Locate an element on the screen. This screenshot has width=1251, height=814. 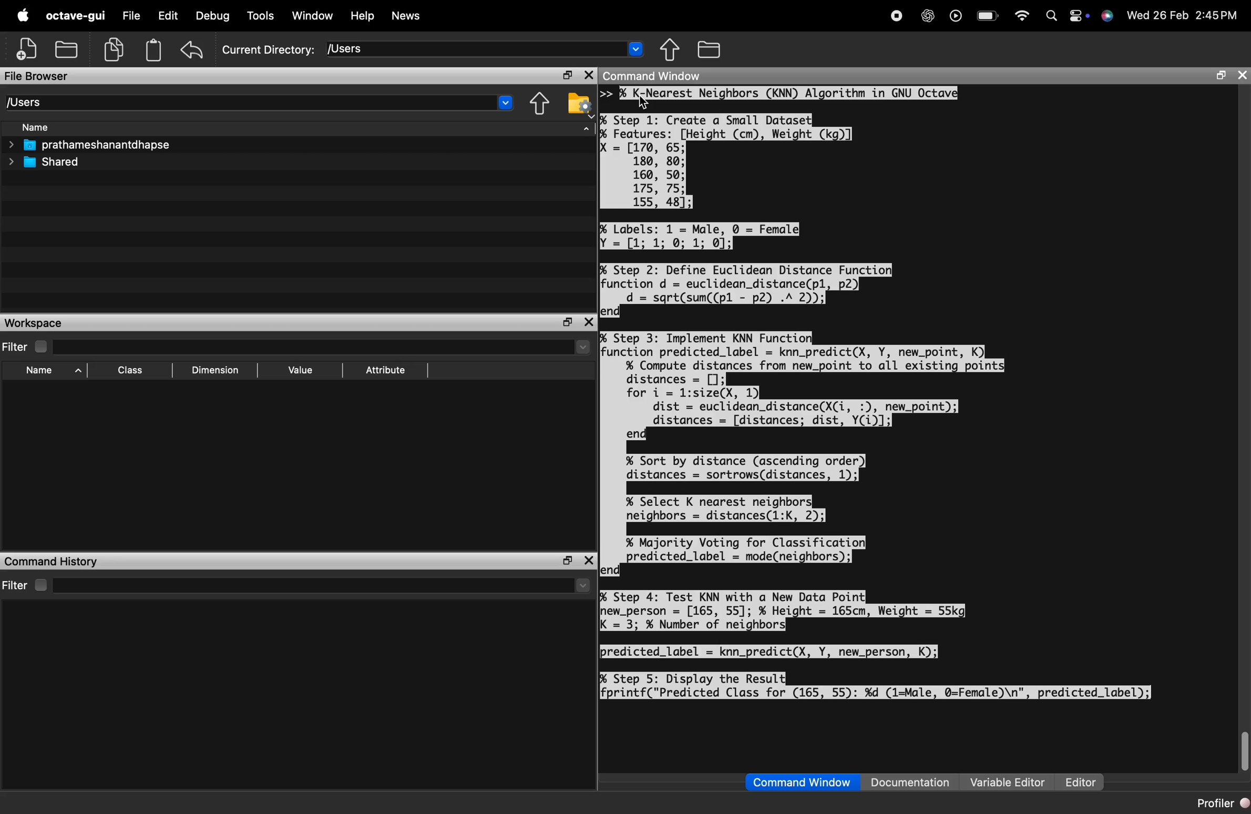
files is located at coordinates (716, 48).